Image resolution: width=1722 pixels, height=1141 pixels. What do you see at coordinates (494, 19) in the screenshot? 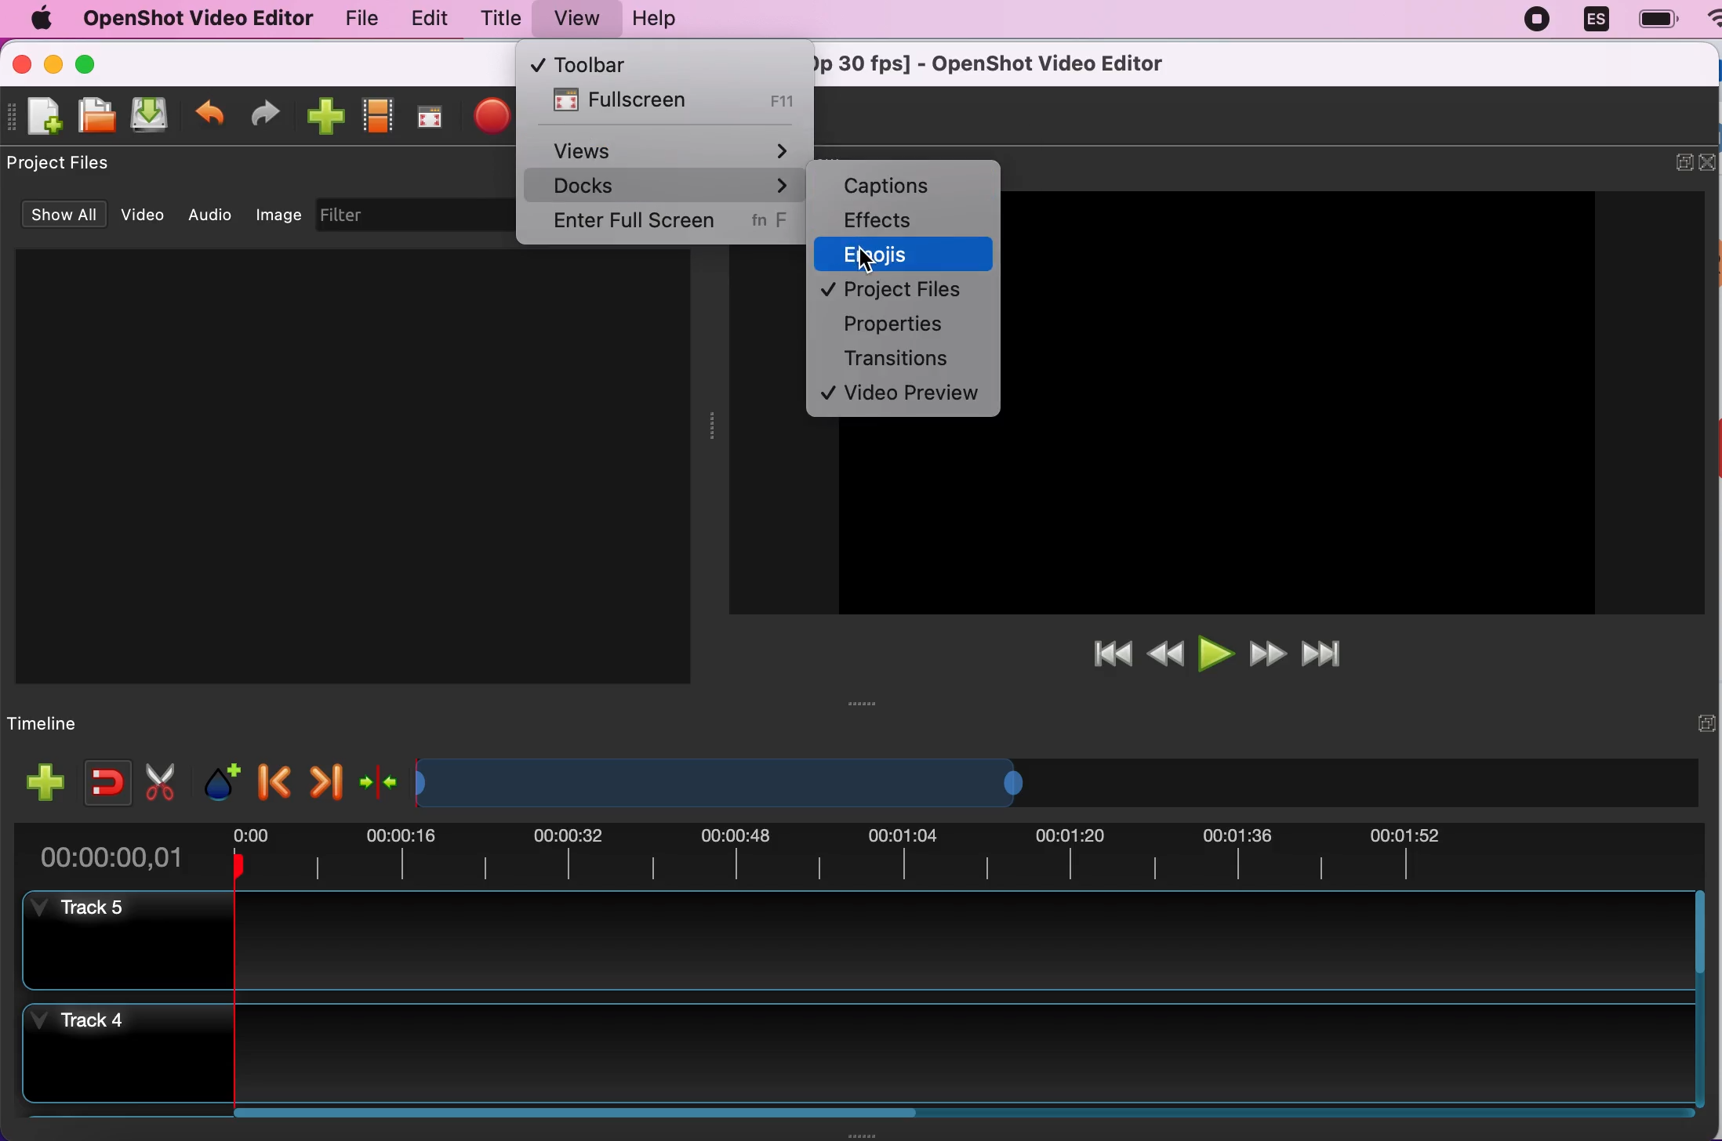
I see `title` at bounding box center [494, 19].